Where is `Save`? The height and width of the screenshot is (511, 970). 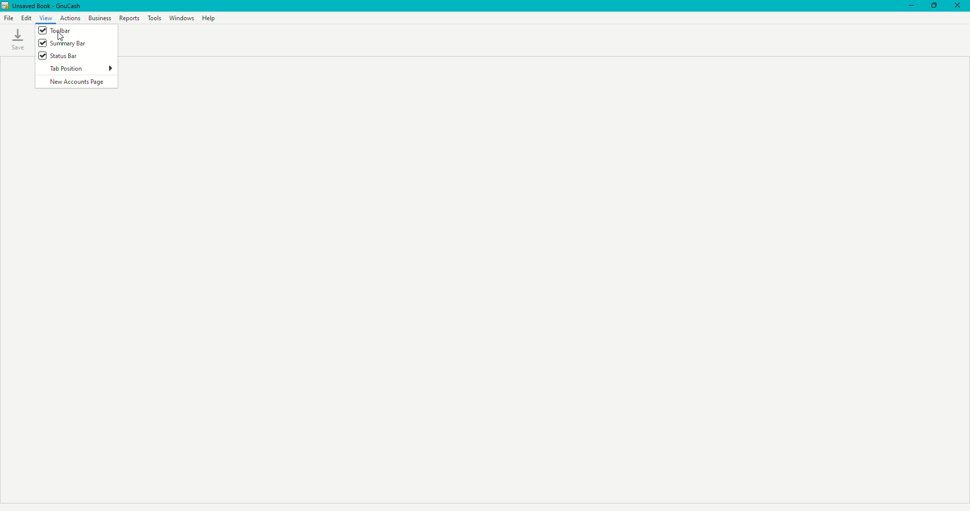
Save is located at coordinates (18, 39).